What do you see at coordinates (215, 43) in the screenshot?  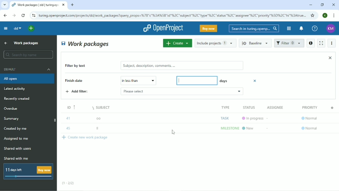 I see `Include projects 1` at bounding box center [215, 43].